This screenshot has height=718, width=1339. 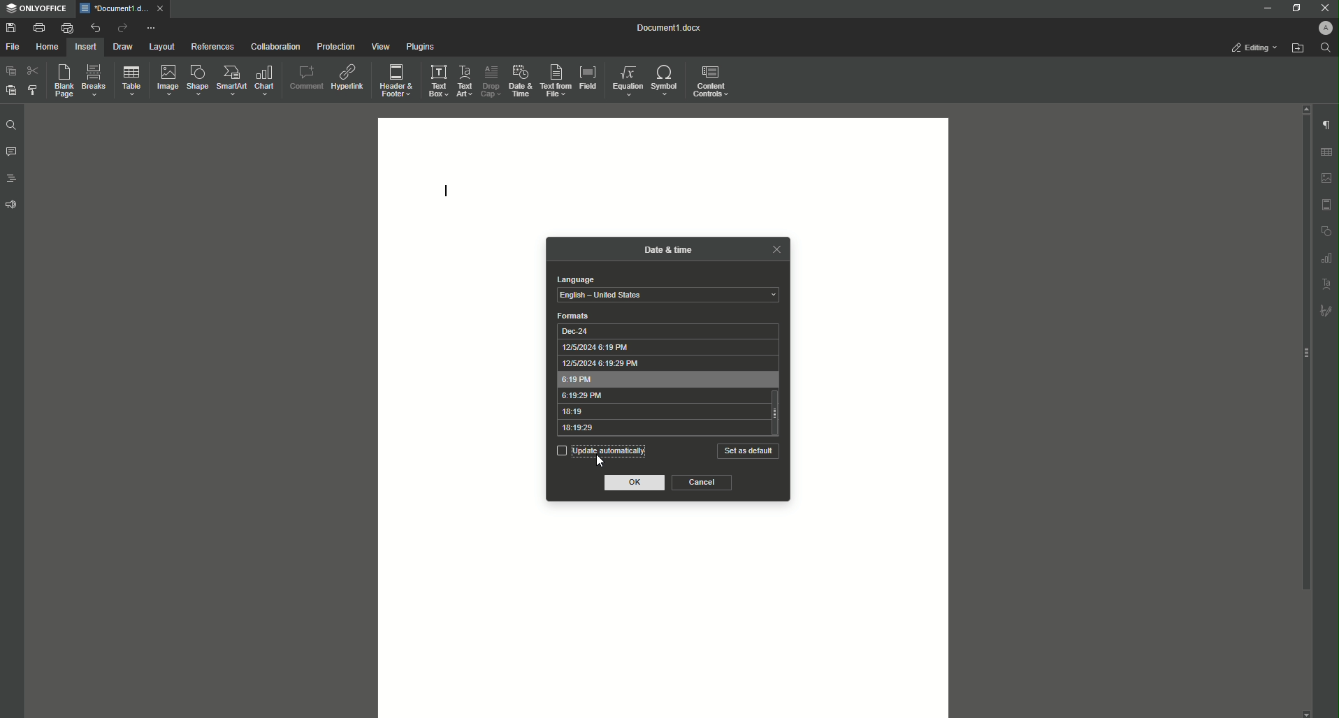 What do you see at coordinates (120, 28) in the screenshot?
I see `Redo` at bounding box center [120, 28].